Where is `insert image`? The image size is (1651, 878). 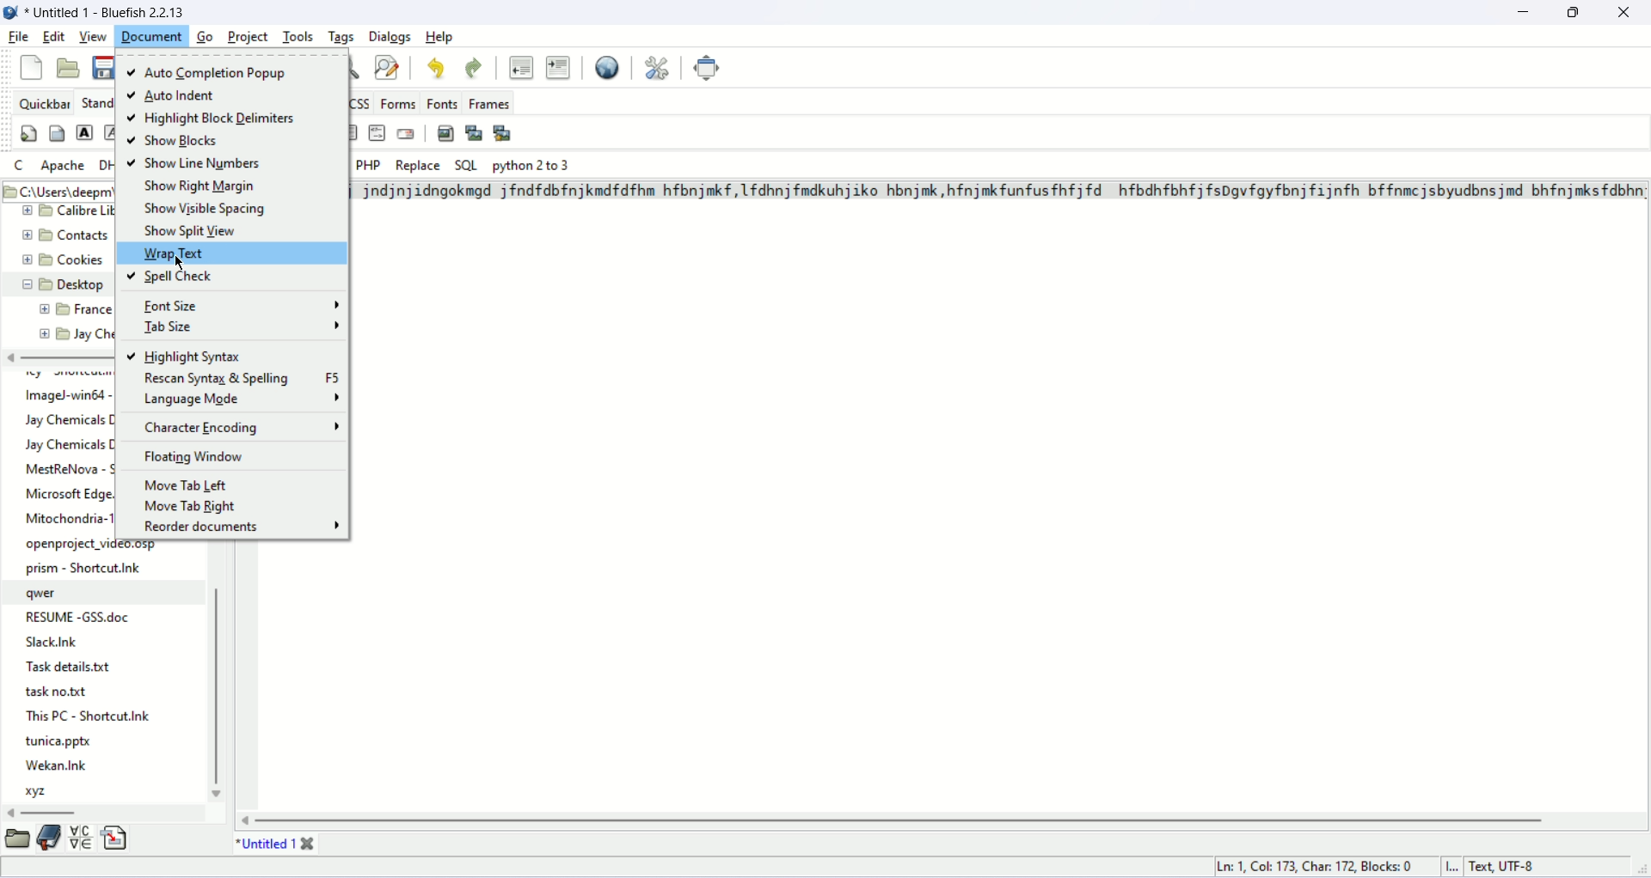 insert image is located at coordinates (445, 133).